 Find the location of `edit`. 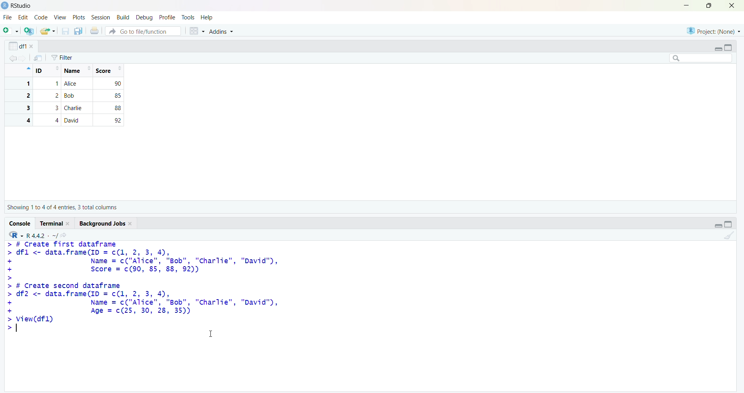

edit is located at coordinates (23, 17).